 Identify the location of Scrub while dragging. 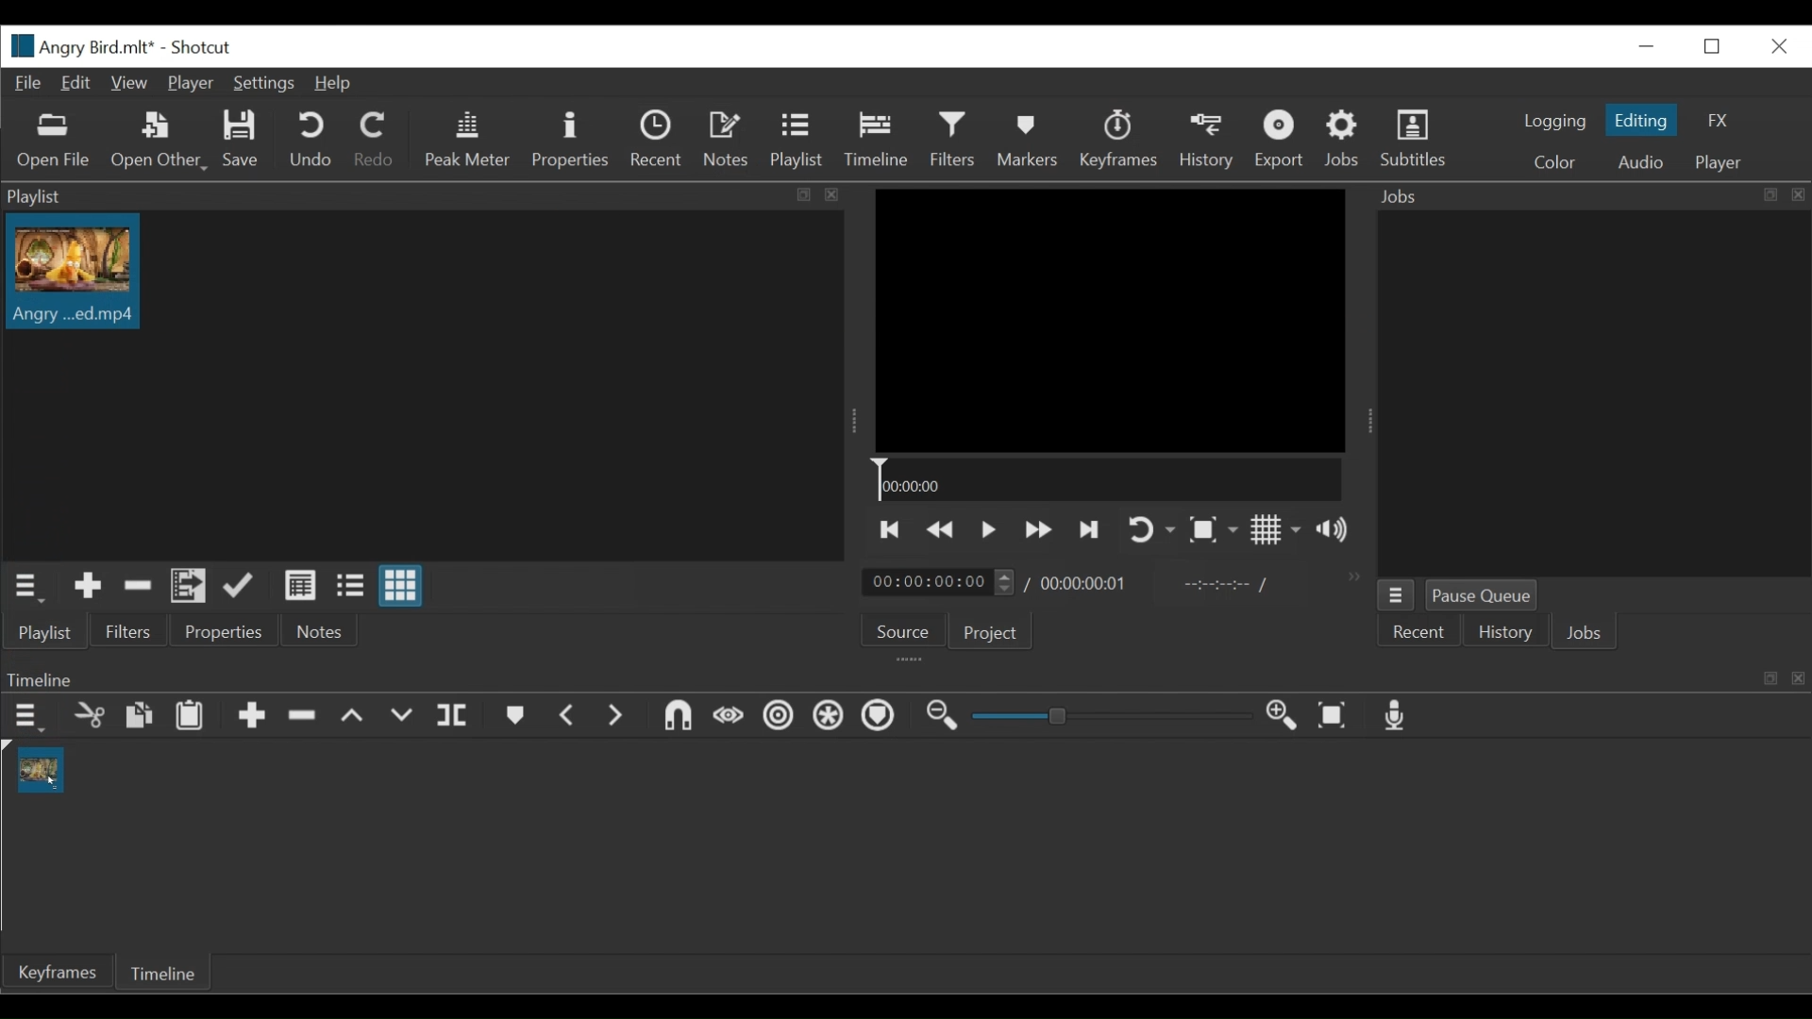
(881, 717).